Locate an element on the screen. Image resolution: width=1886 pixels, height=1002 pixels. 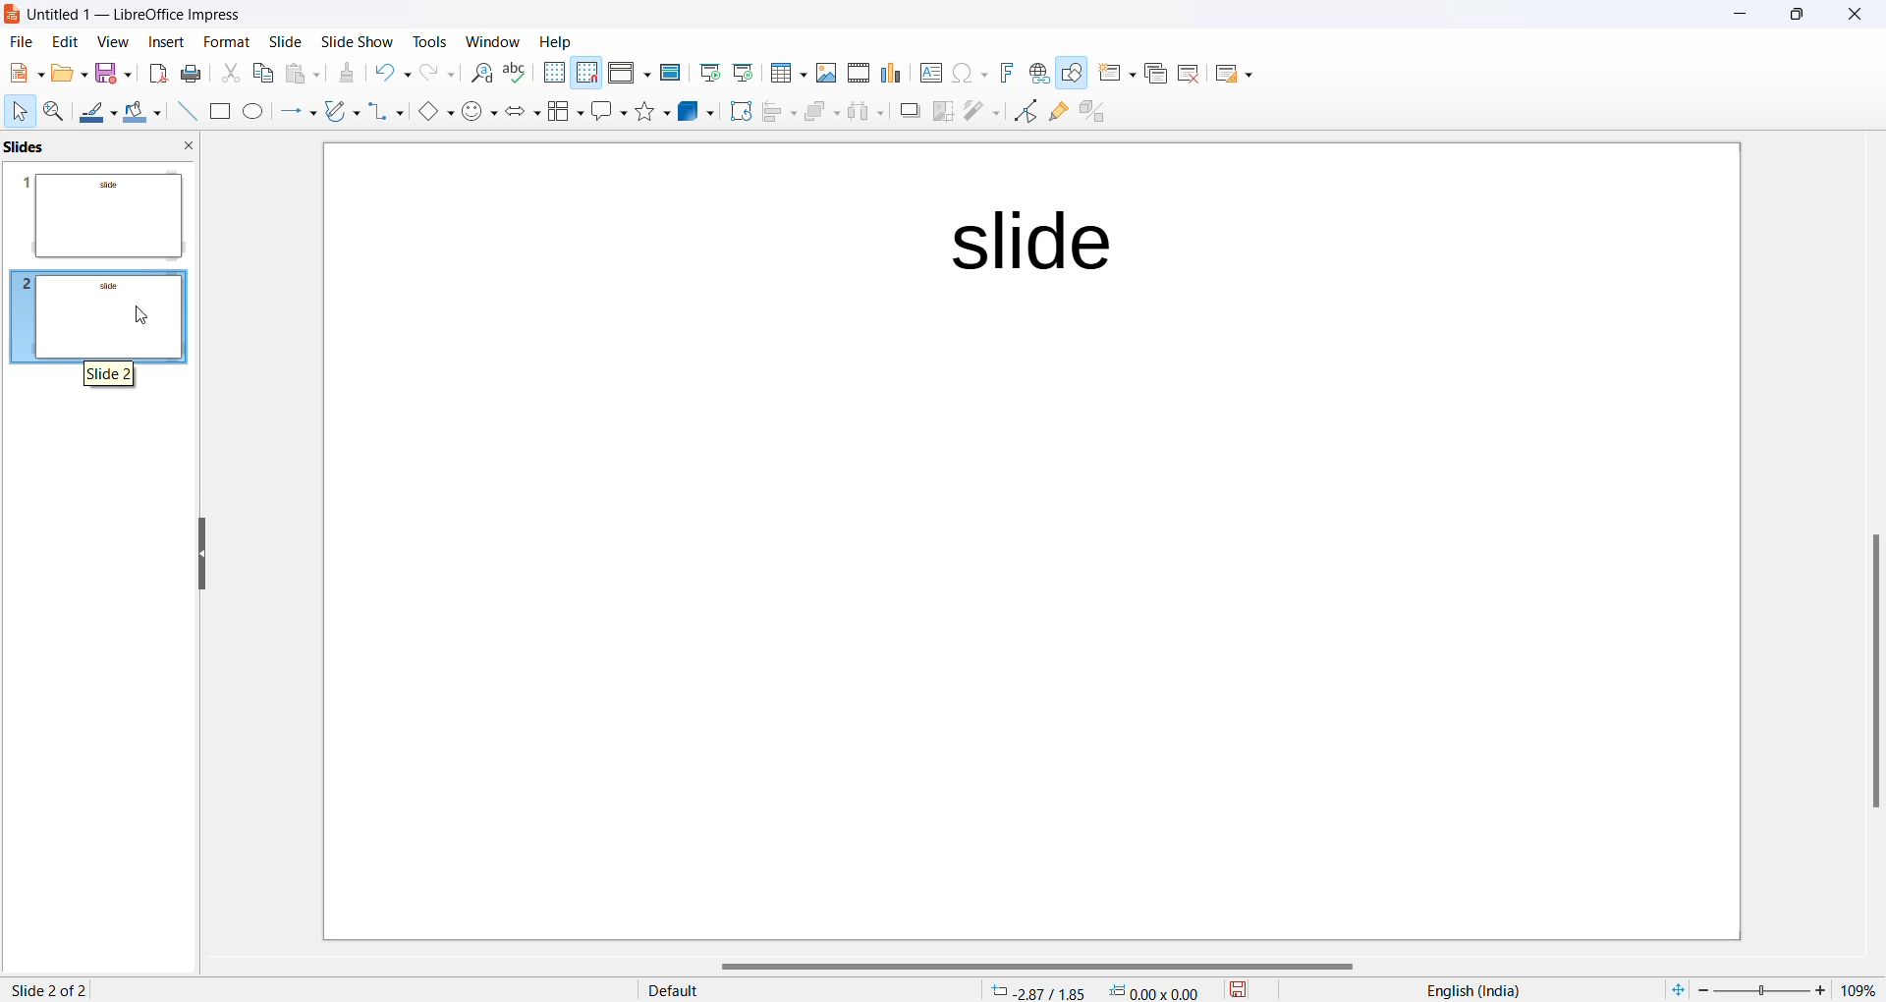
Cursor is located at coordinates (20, 111).